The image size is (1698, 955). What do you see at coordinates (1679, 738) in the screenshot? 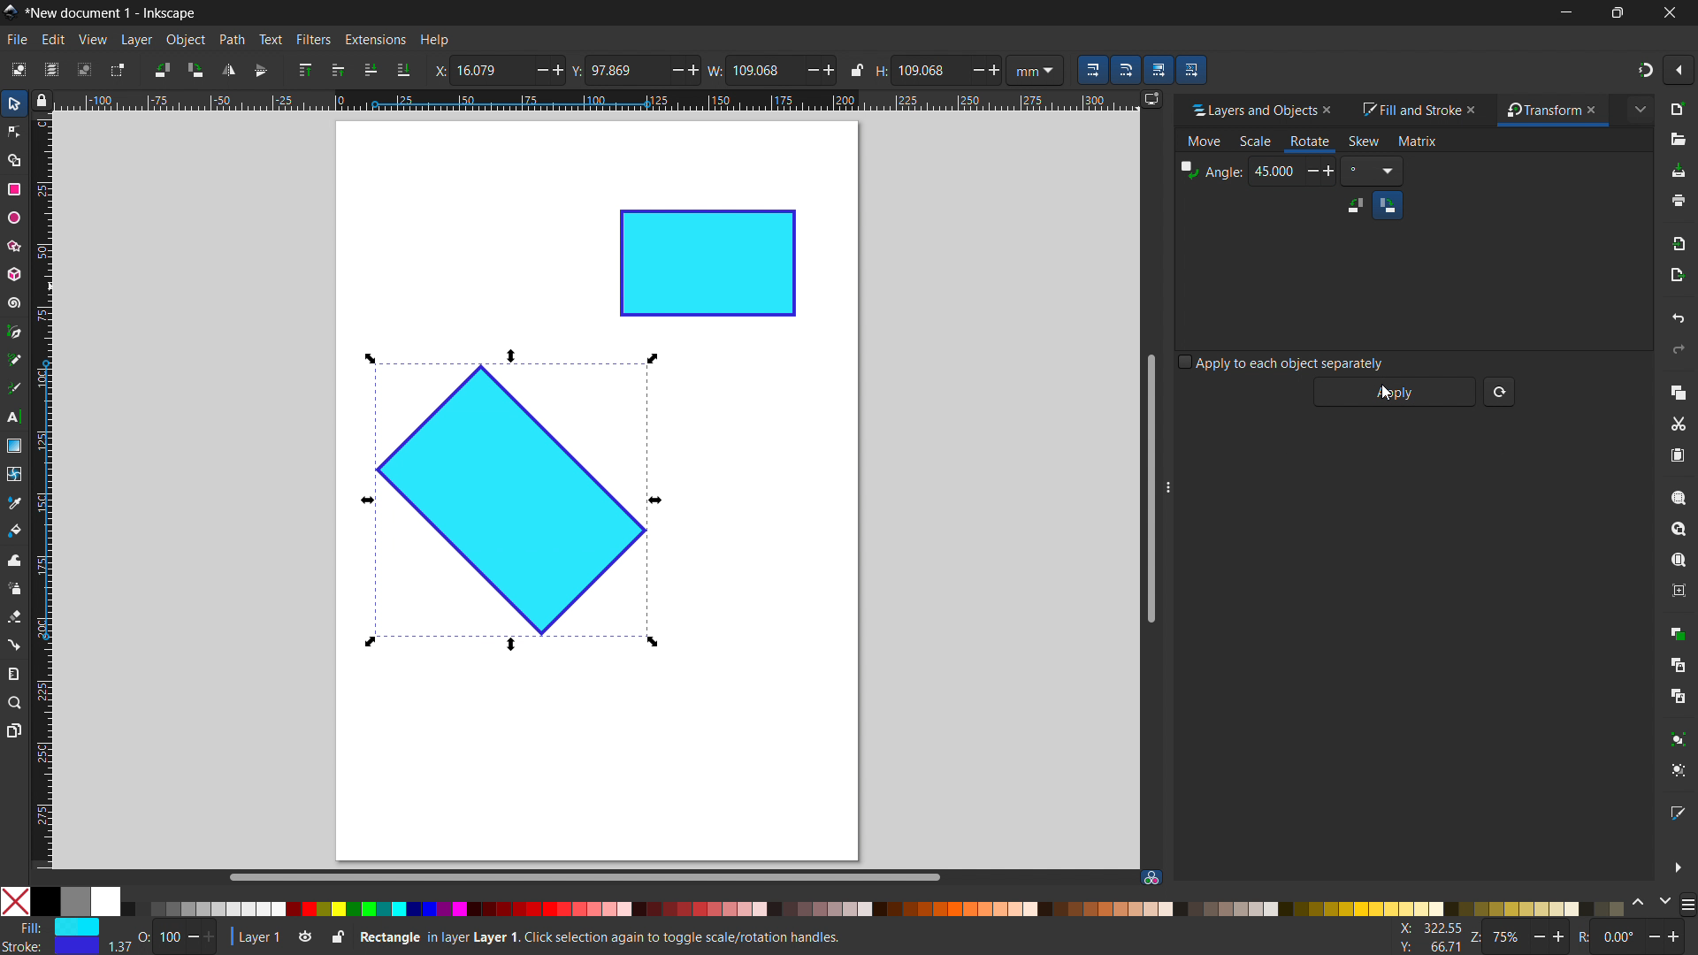
I see `group` at bounding box center [1679, 738].